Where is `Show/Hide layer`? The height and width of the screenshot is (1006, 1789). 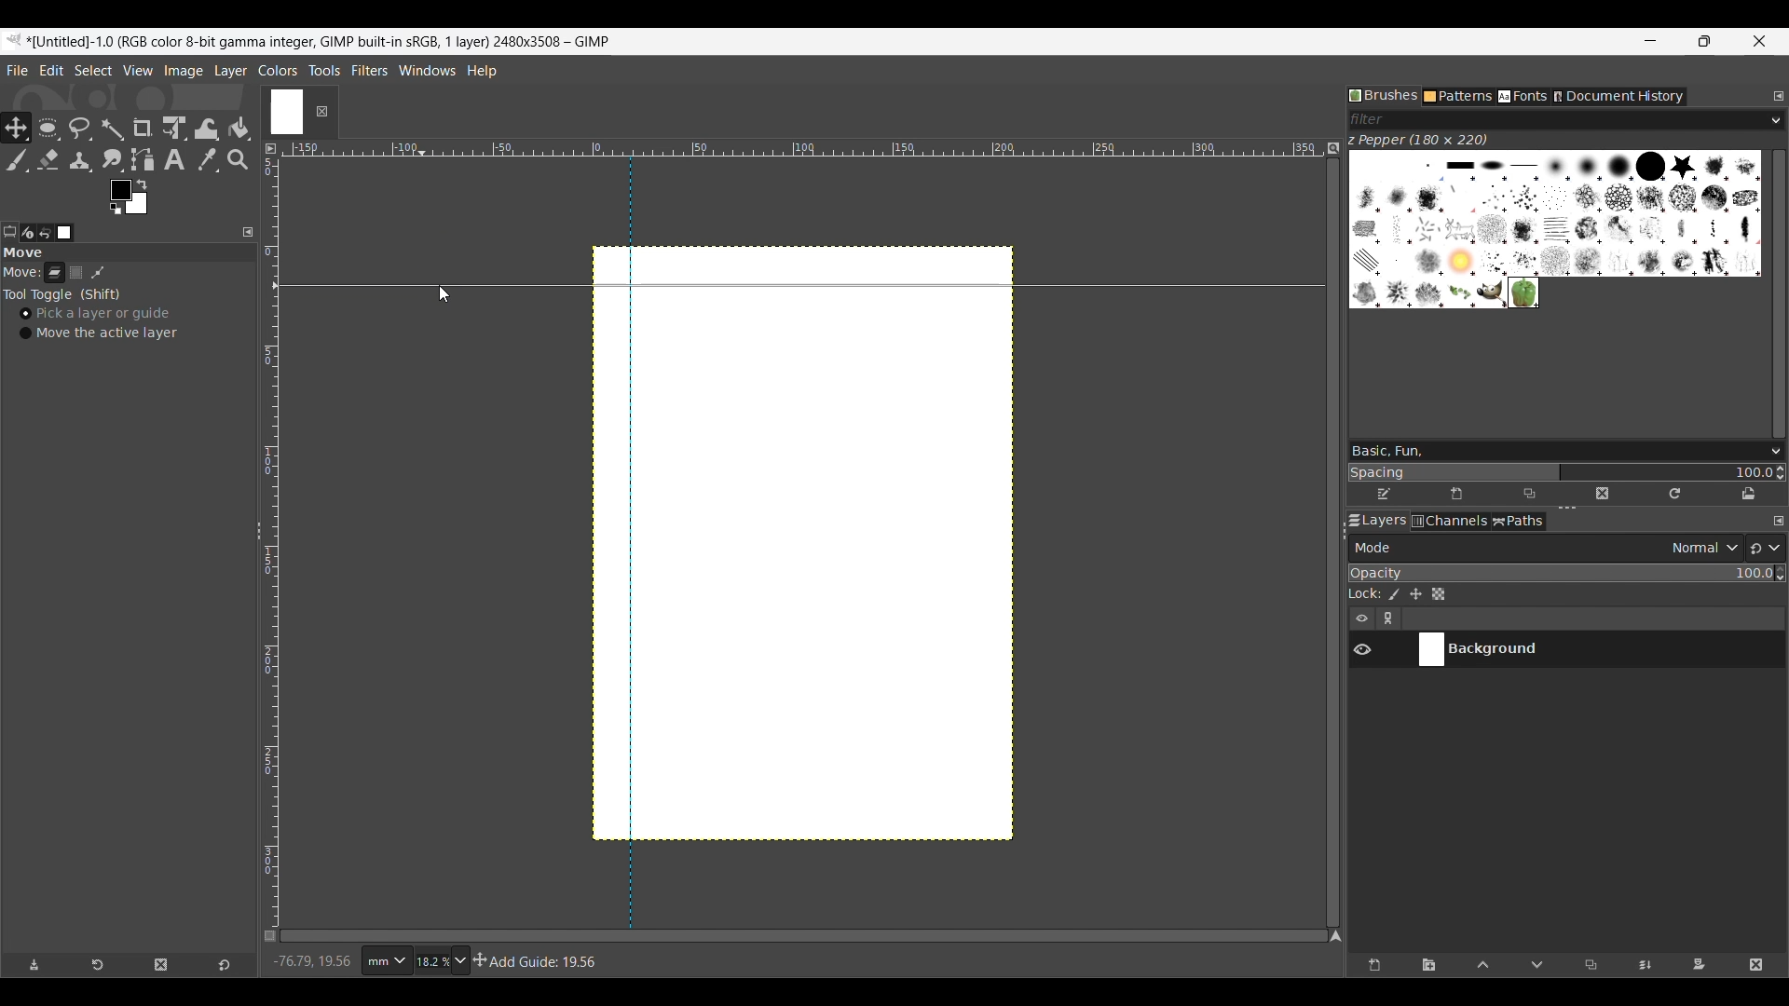 Show/Hide layer is located at coordinates (1362, 650).